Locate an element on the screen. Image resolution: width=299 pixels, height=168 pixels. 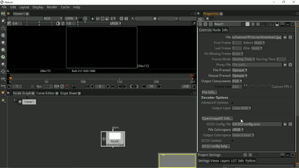
Output components is located at coordinates (221, 81).